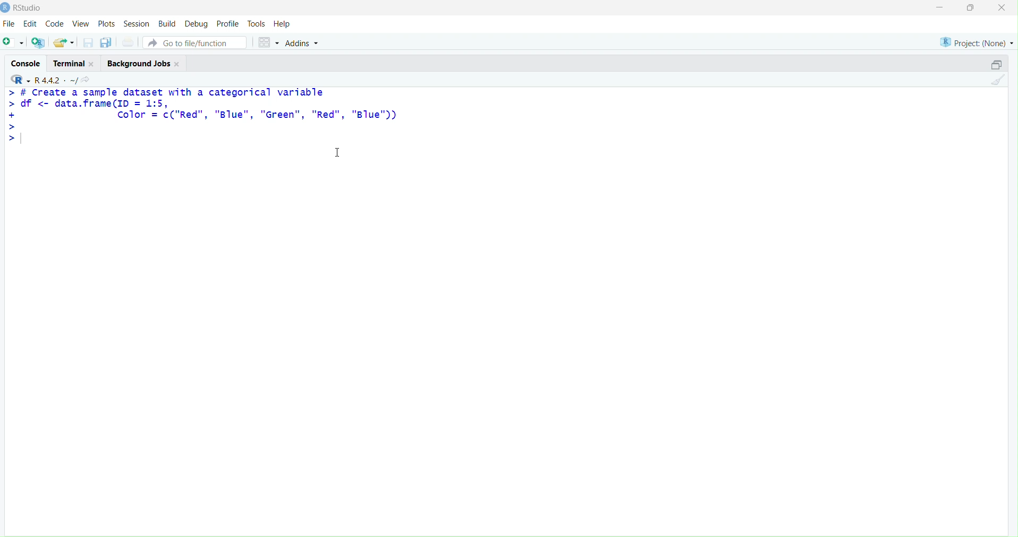  Describe the element at coordinates (38, 42) in the screenshot. I see `add R file` at that location.